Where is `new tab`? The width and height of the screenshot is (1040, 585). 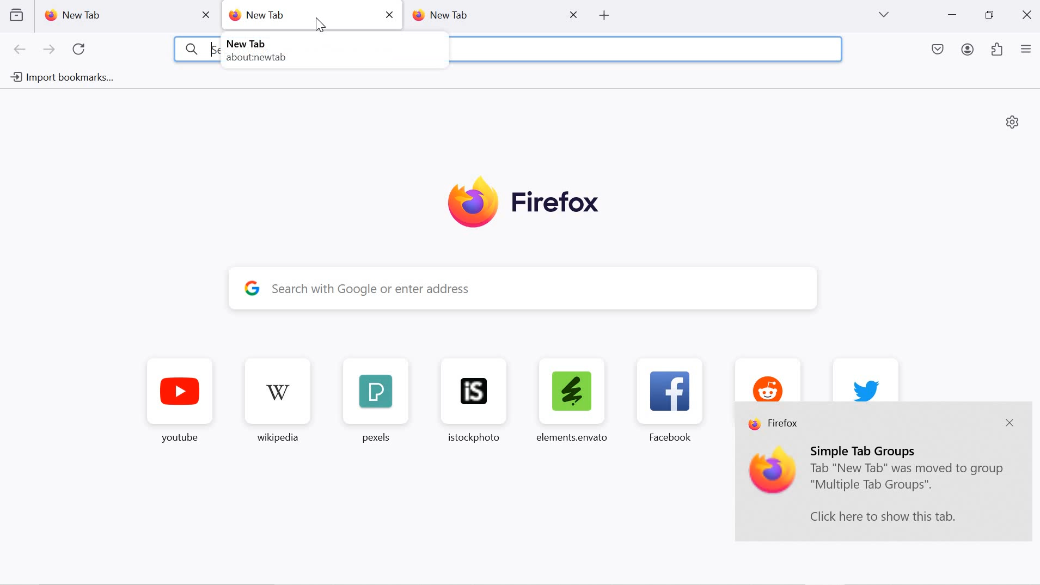 new tab is located at coordinates (114, 15).